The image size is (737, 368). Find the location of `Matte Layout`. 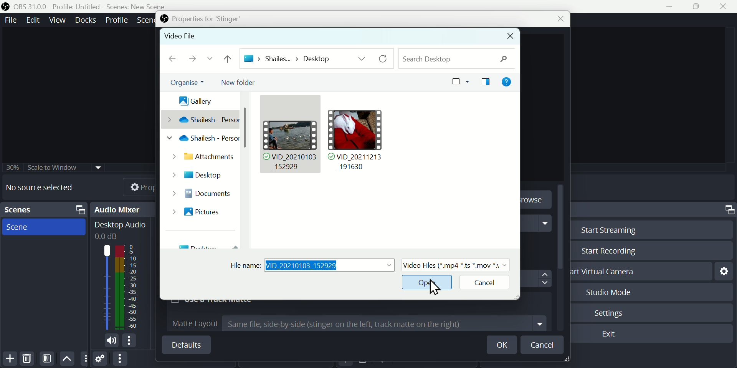

Matte Layout is located at coordinates (359, 323).